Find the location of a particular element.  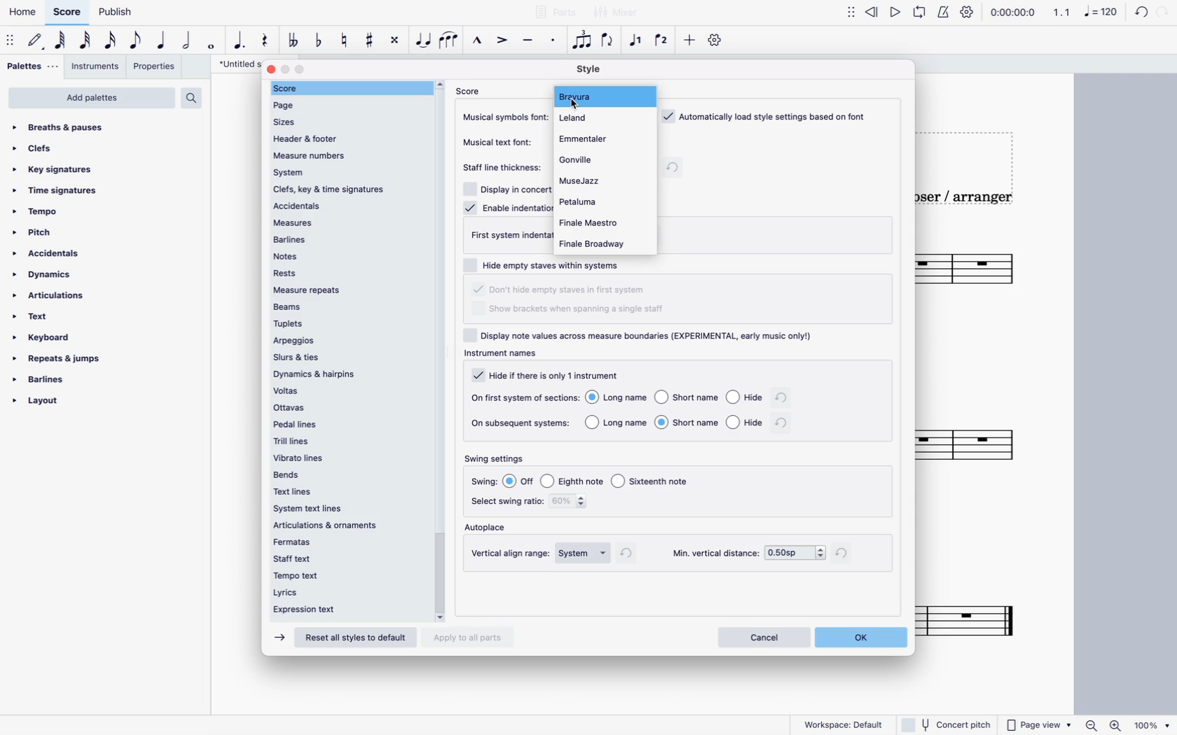

palettes is located at coordinates (33, 66).